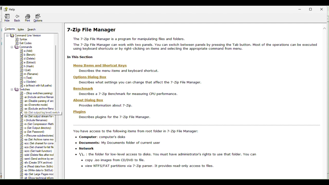 The width and height of the screenshot is (329, 185). What do you see at coordinates (192, 39) in the screenshot?
I see `7-Zip File Manager
The 7-Zip File Manager is a program for manipulating files and folders.
The 7-Zip File Manager can work with two panels. You can switch between panels by pressing the Tab button. Most of the operations can be executed
Sailne Sisaieliedunstunteay Be dii-oliaiie sil Sines ma enfbaiion: Ser tissue Gammmuad Sous tut:` at bounding box center [192, 39].